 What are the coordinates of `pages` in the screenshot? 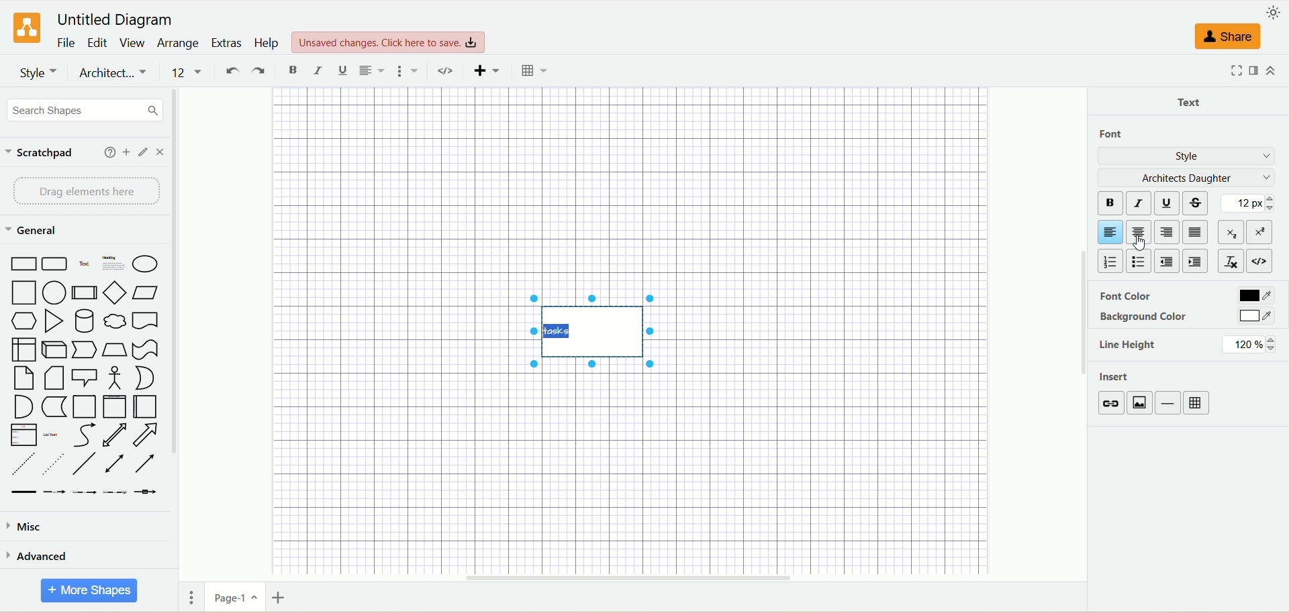 It's located at (191, 599).